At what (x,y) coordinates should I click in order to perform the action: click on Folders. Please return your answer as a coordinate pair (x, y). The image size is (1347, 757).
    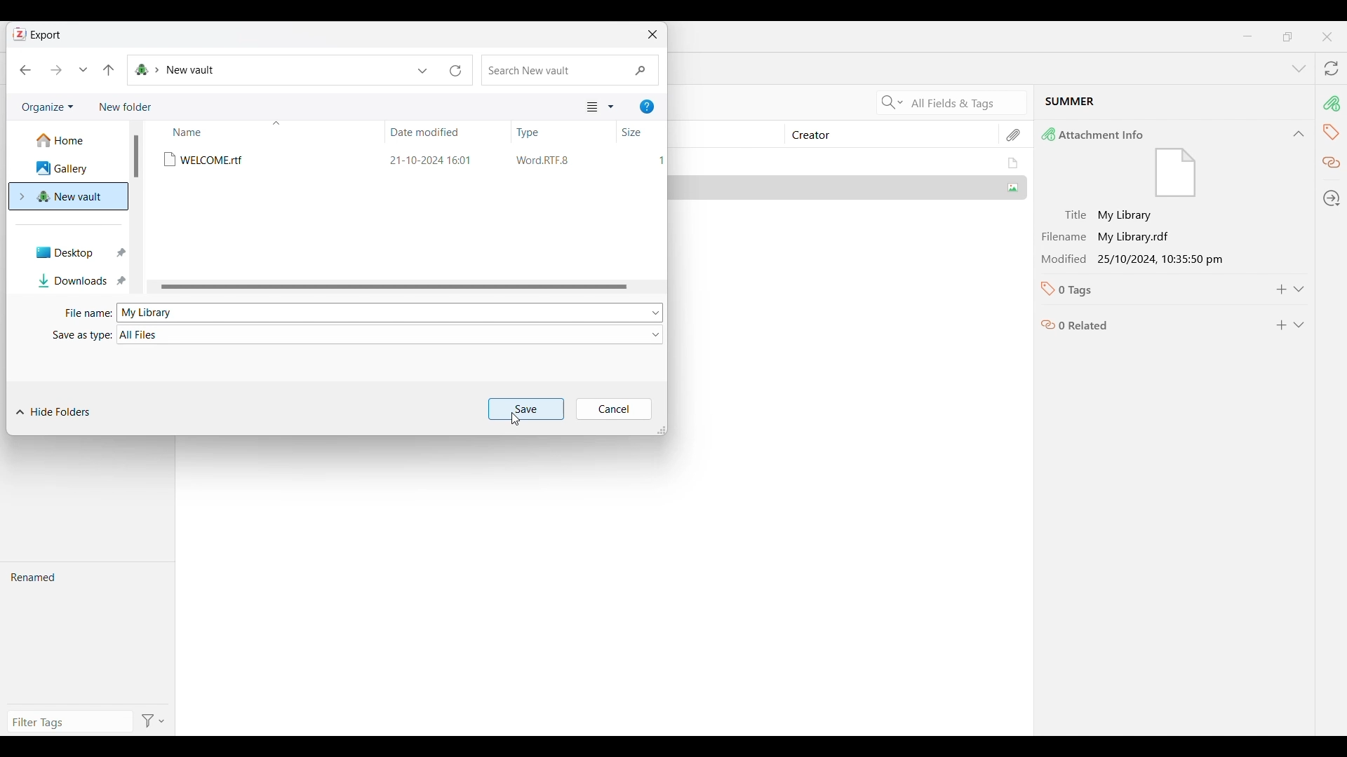
    Looking at the image, I should click on (141, 69).